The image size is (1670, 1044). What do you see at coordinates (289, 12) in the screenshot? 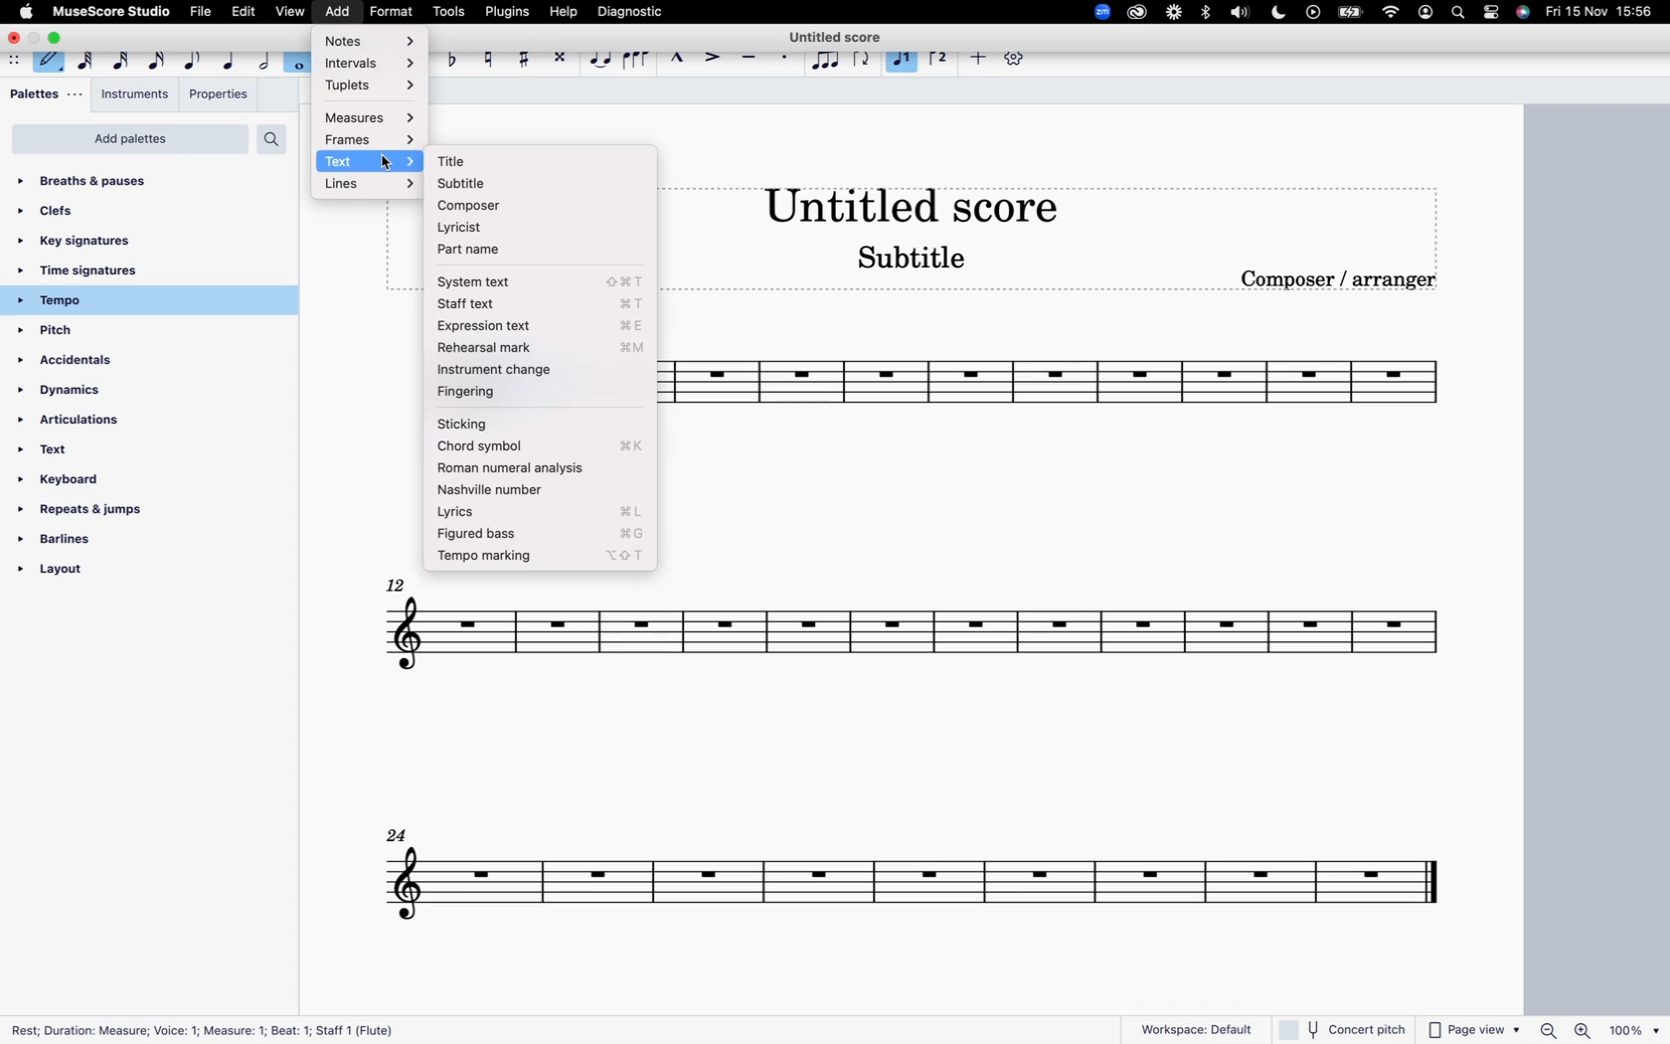
I see `view` at bounding box center [289, 12].